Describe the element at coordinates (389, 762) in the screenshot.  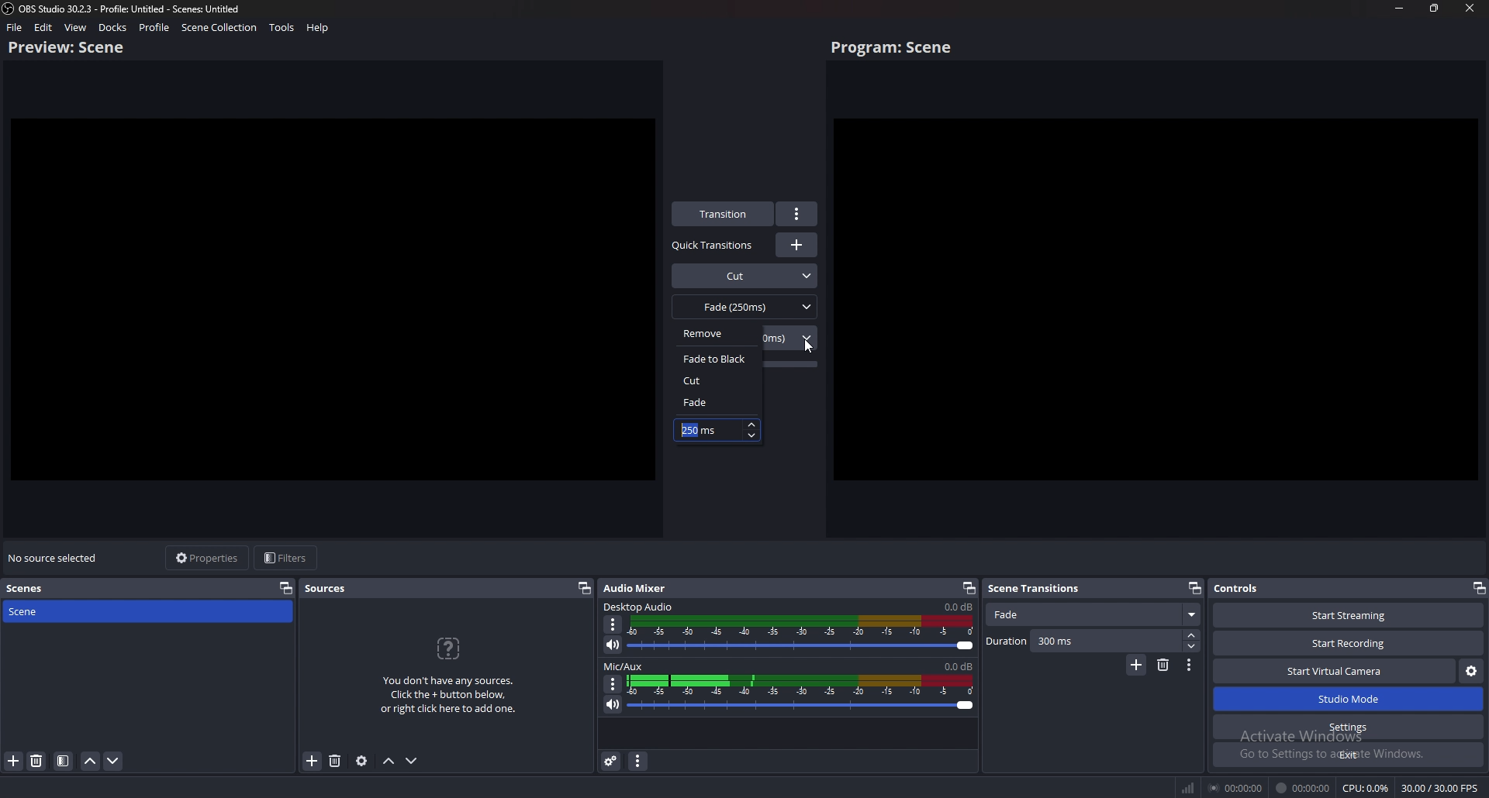
I see `Move sources up` at that location.